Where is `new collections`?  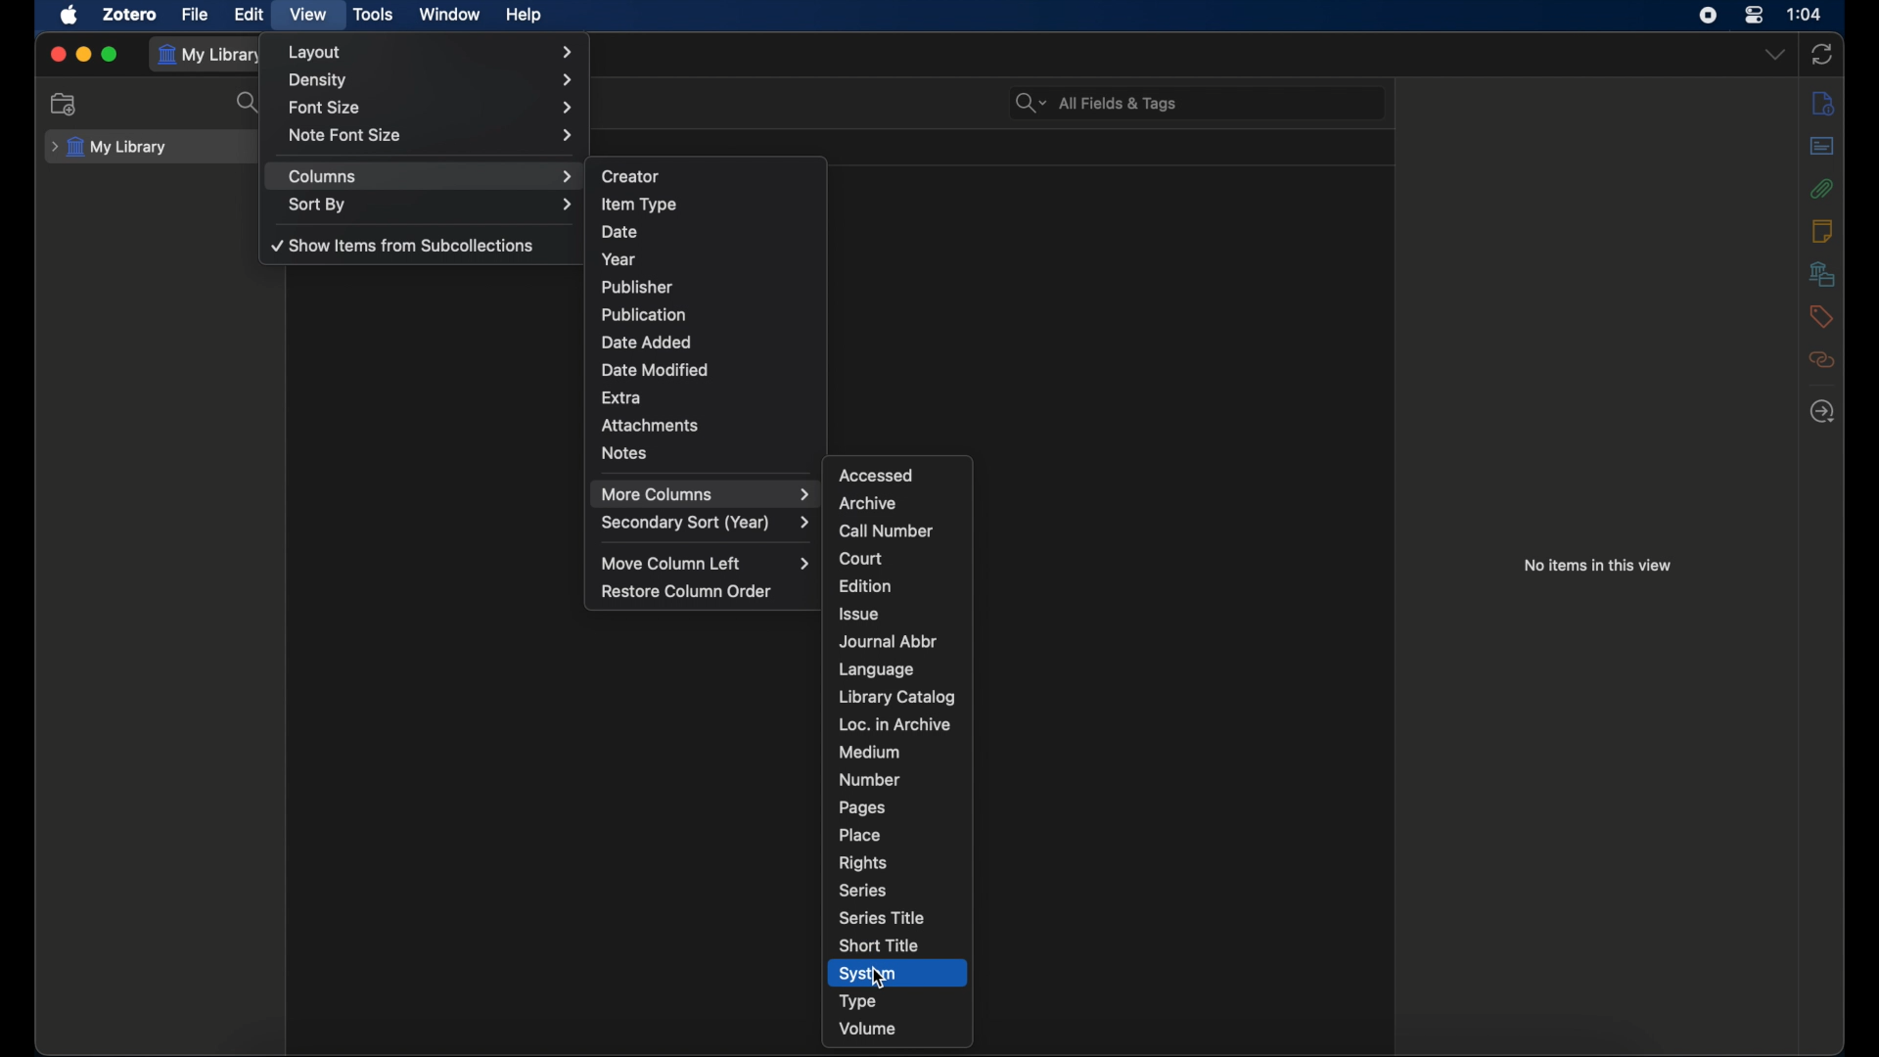
new collections is located at coordinates (65, 104).